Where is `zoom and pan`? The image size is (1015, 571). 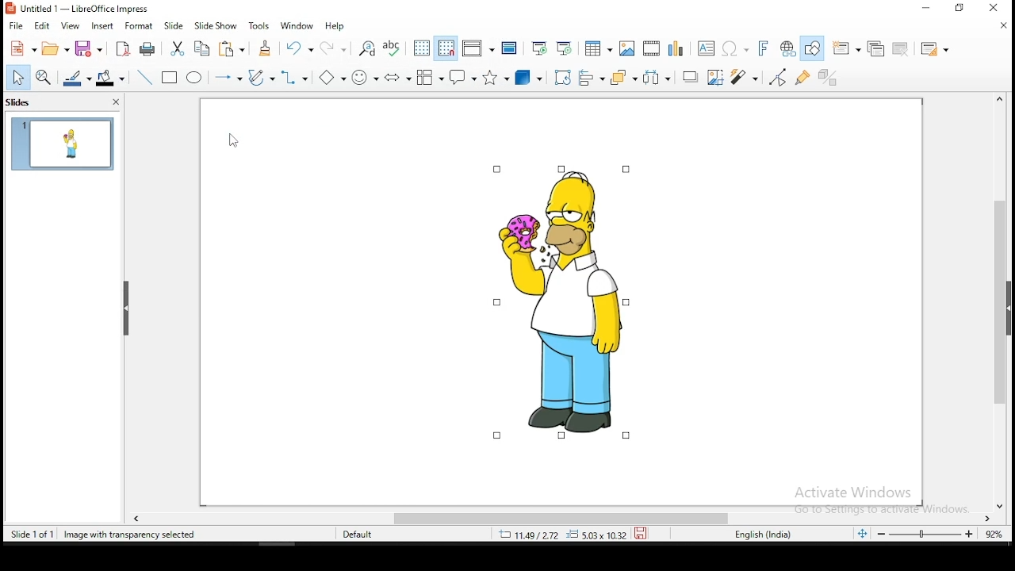 zoom and pan is located at coordinates (44, 78).